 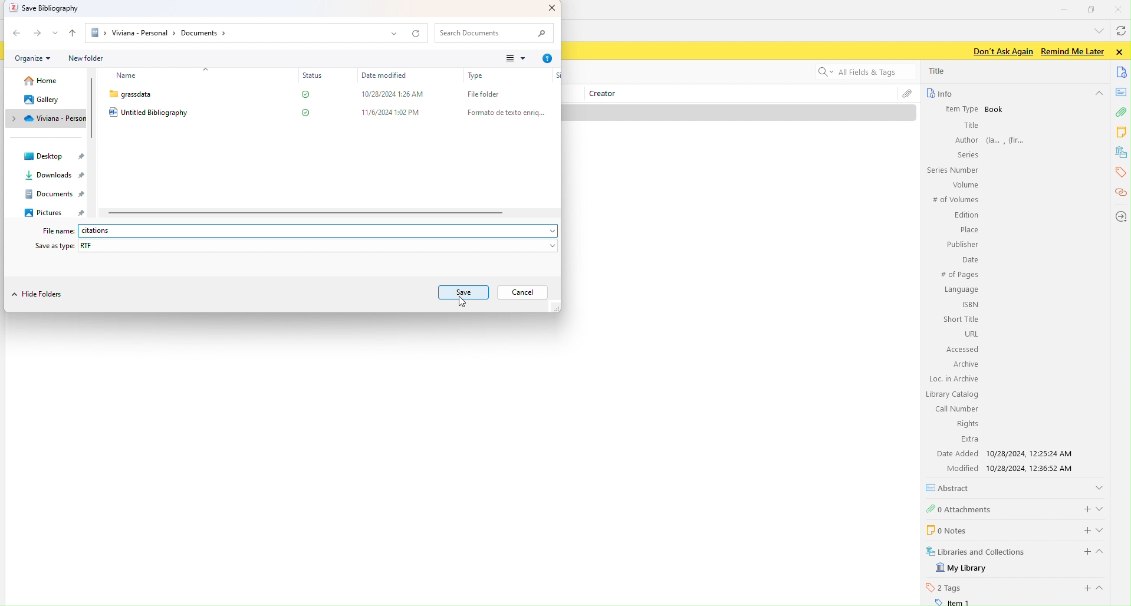 What do you see at coordinates (54, 194) in the screenshot?
I see `Documents` at bounding box center [54, 194].